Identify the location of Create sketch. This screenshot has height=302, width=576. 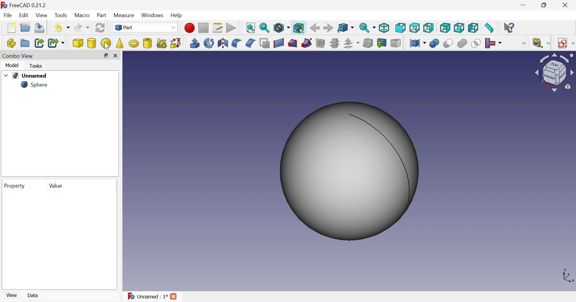
(561, 43).